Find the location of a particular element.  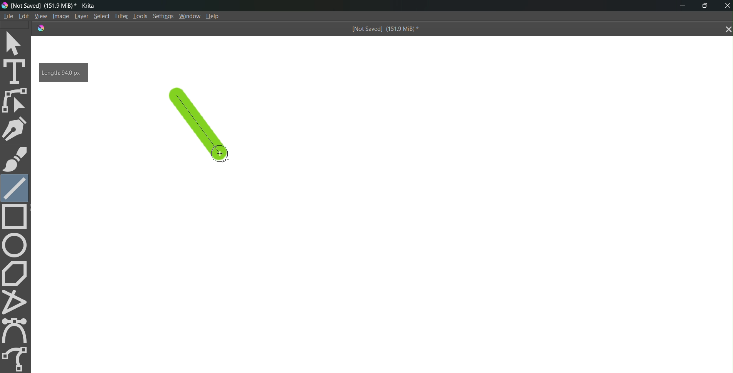

Select is located at coordinates (102, 17).